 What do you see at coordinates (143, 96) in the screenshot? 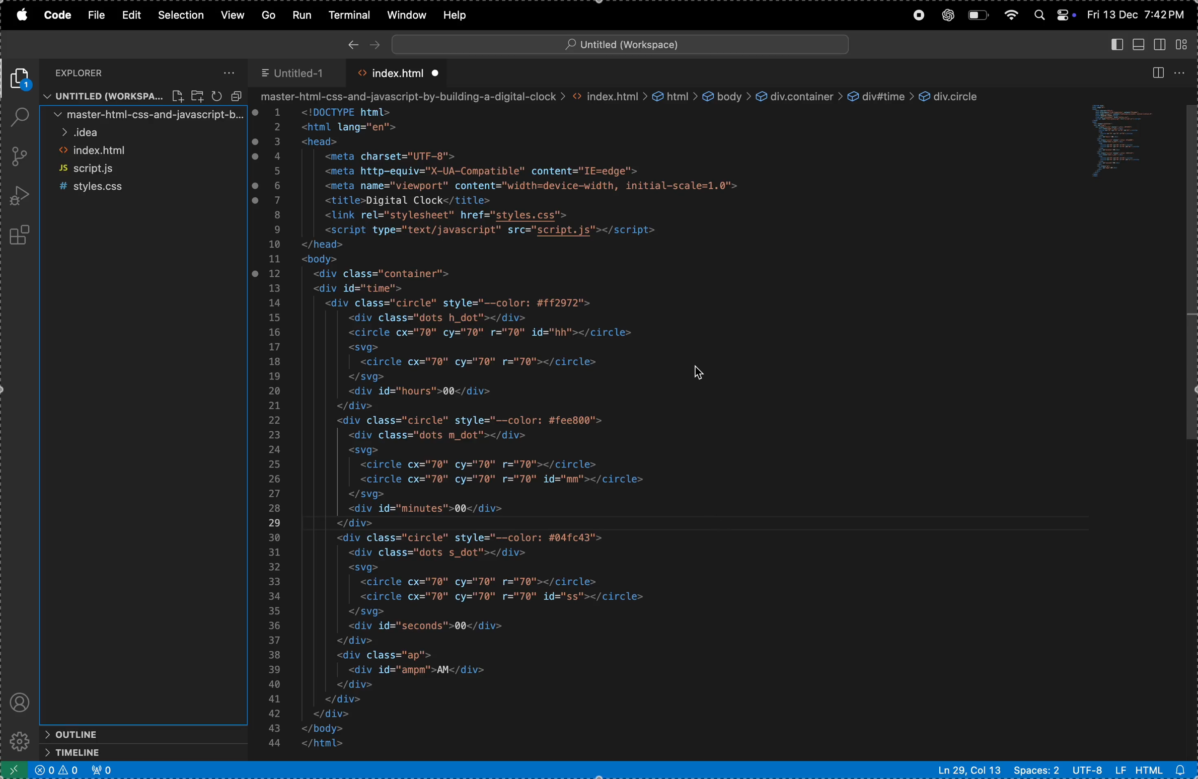
I see `workspace` at bounding box center [143, 96].